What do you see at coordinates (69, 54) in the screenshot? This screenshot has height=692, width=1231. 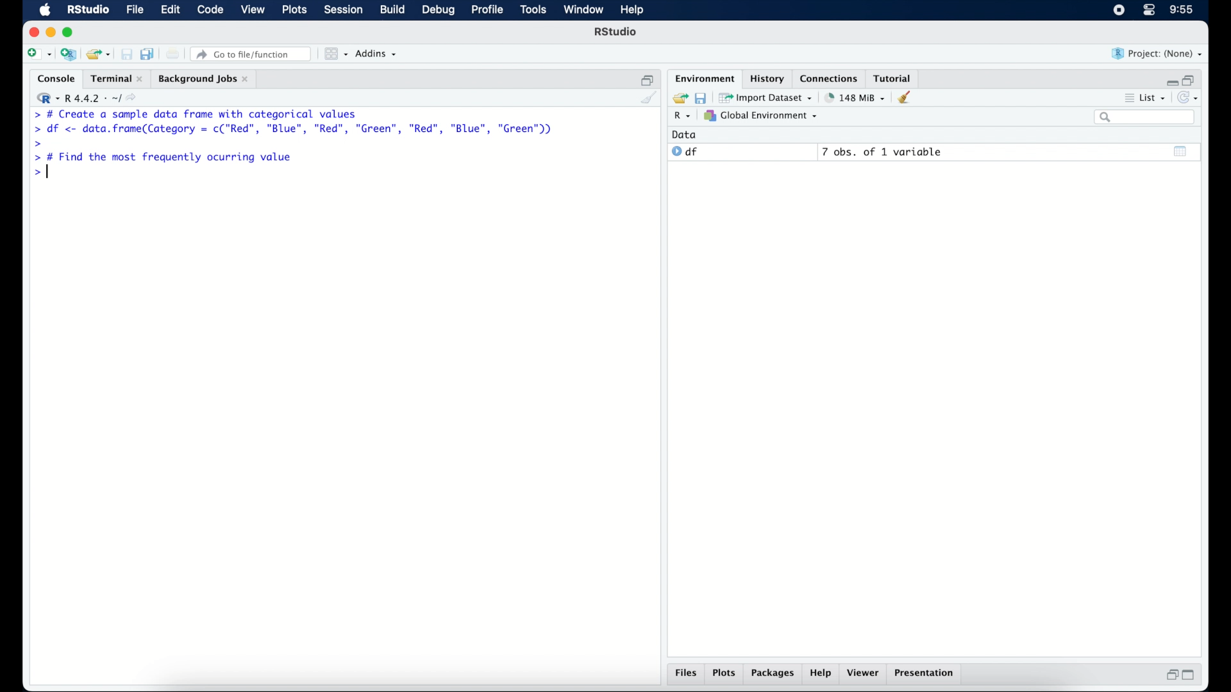 I see `create a project` at bounding box center [69, 54].